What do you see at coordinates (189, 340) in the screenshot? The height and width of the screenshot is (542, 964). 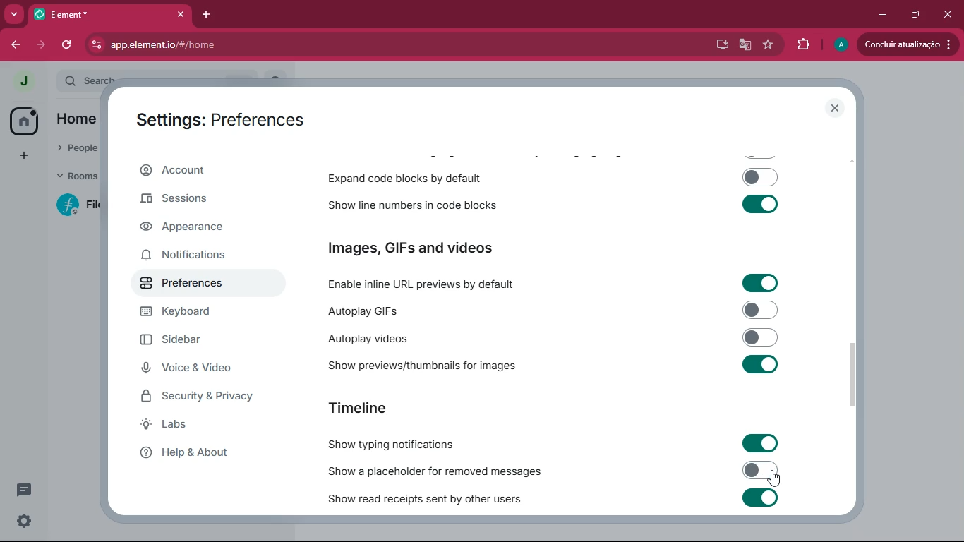 I see `sidebar` at bounding box center [189, 340].